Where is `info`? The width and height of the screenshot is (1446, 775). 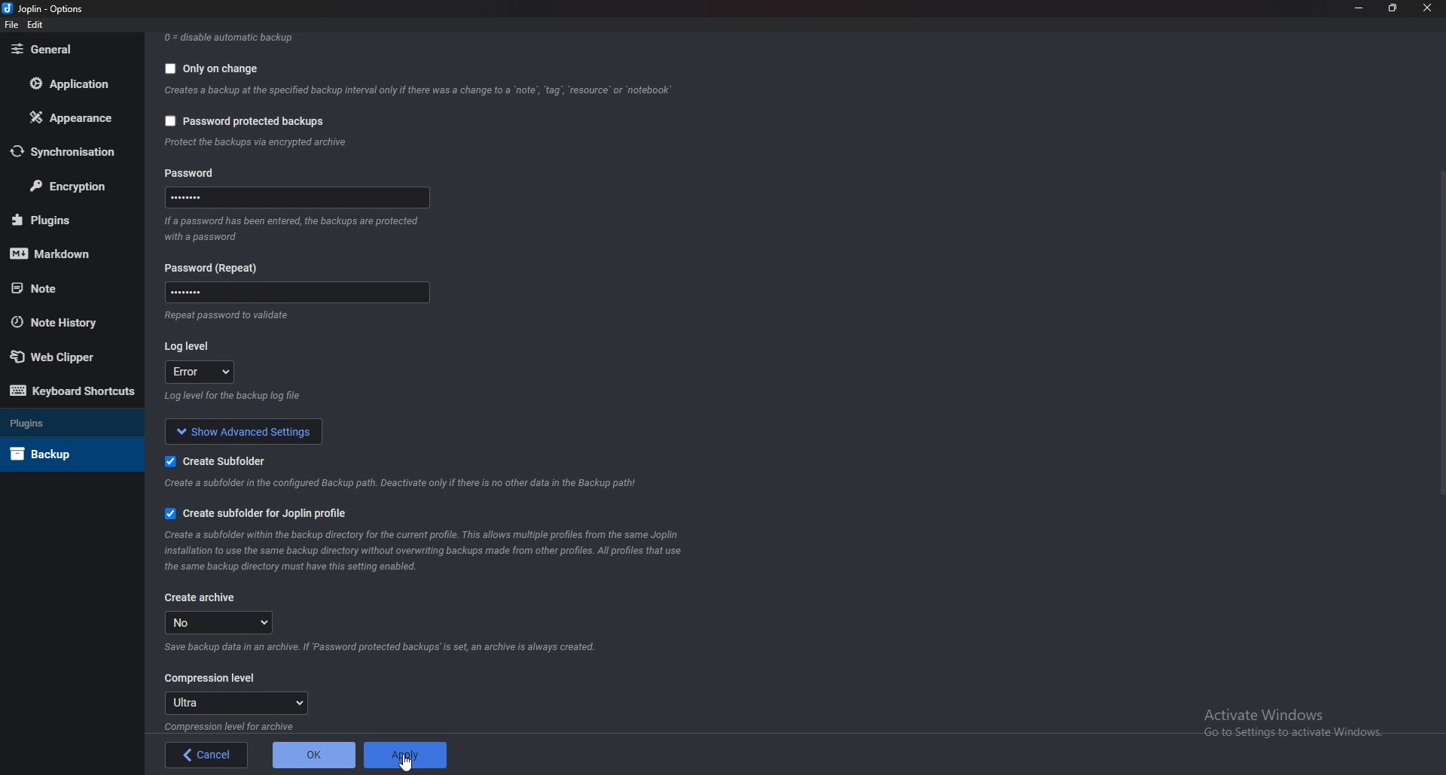 info is located at coordinates (239, 725).